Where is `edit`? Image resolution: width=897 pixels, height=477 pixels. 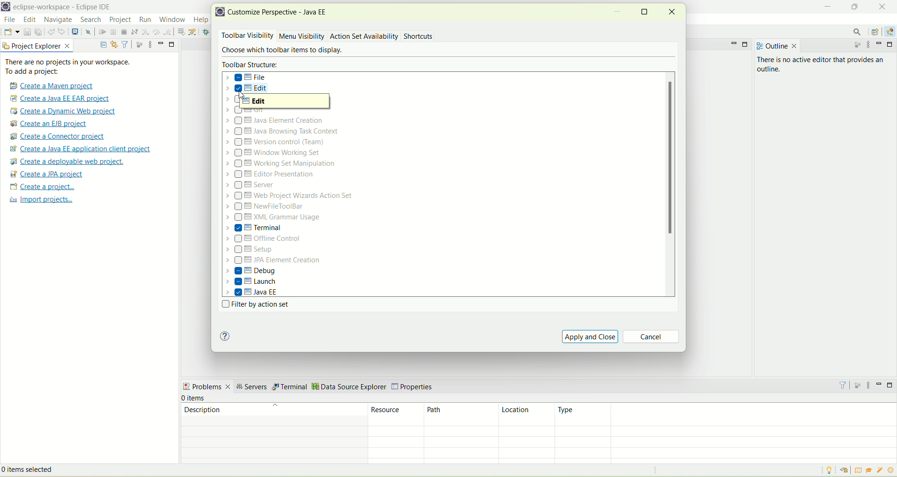 edit is located at coordinates (285, 101).